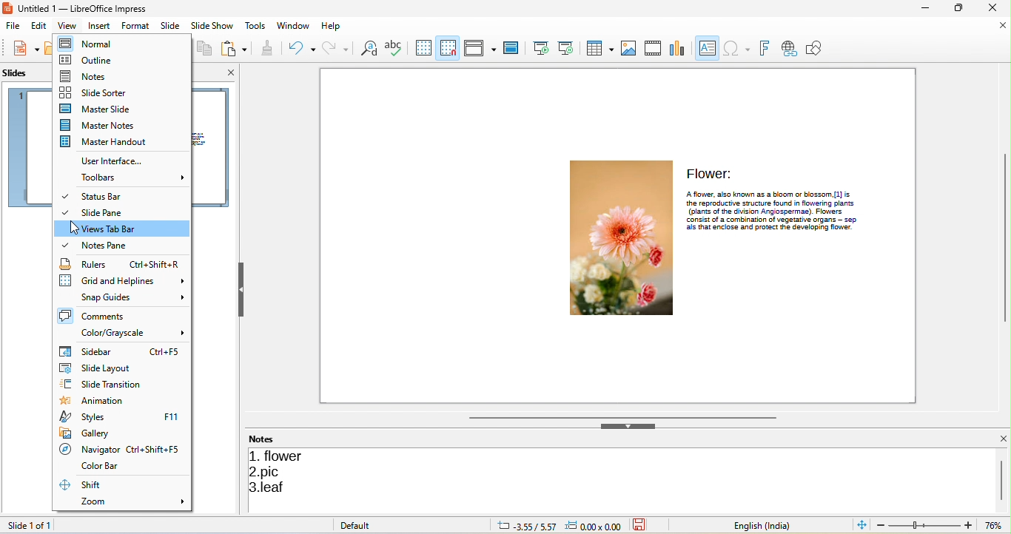 The image size is (1011, 534). What do you see at coordinates (35, 26) in the screenshot?
I see `edit` at bounding box center [35, 26].